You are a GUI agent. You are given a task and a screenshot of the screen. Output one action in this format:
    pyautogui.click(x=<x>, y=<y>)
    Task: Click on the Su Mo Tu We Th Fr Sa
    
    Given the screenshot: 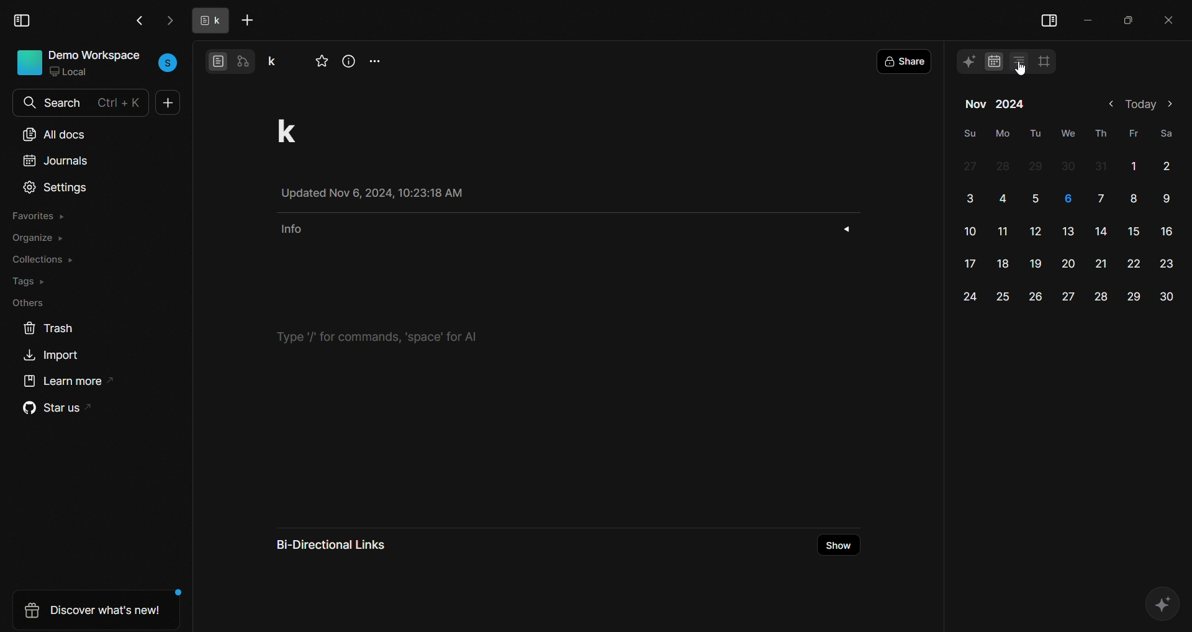 What is the action you would take?
    pyautogui.click(x=1067, y=132)
    